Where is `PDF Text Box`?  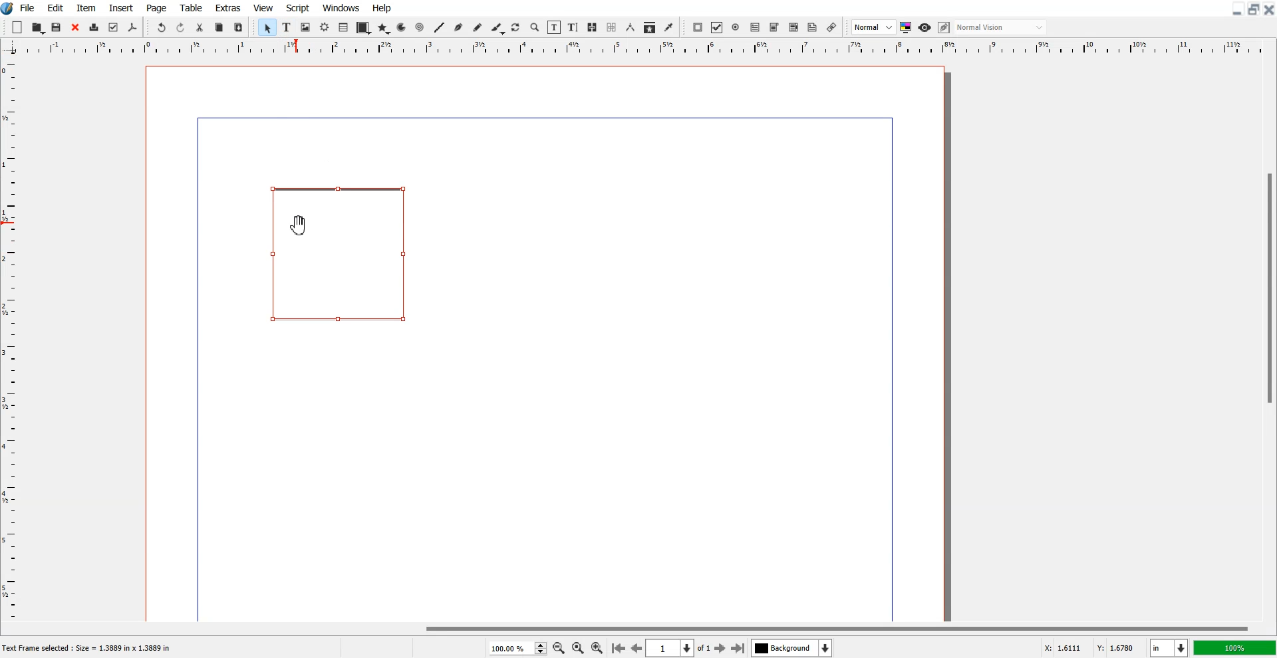
PDF Text Box is located at coordinates (755, 27).